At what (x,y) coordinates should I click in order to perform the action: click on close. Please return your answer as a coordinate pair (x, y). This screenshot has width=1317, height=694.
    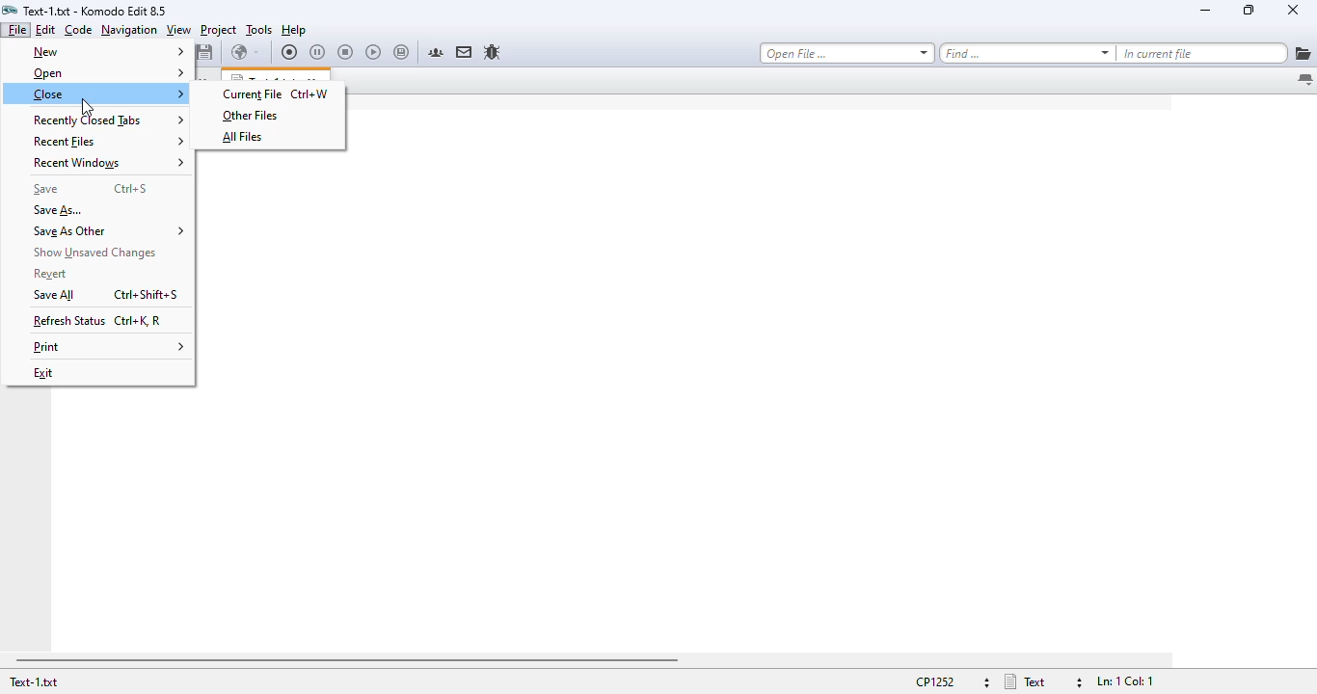
    Looking at the image, I should click on (1292, 10).